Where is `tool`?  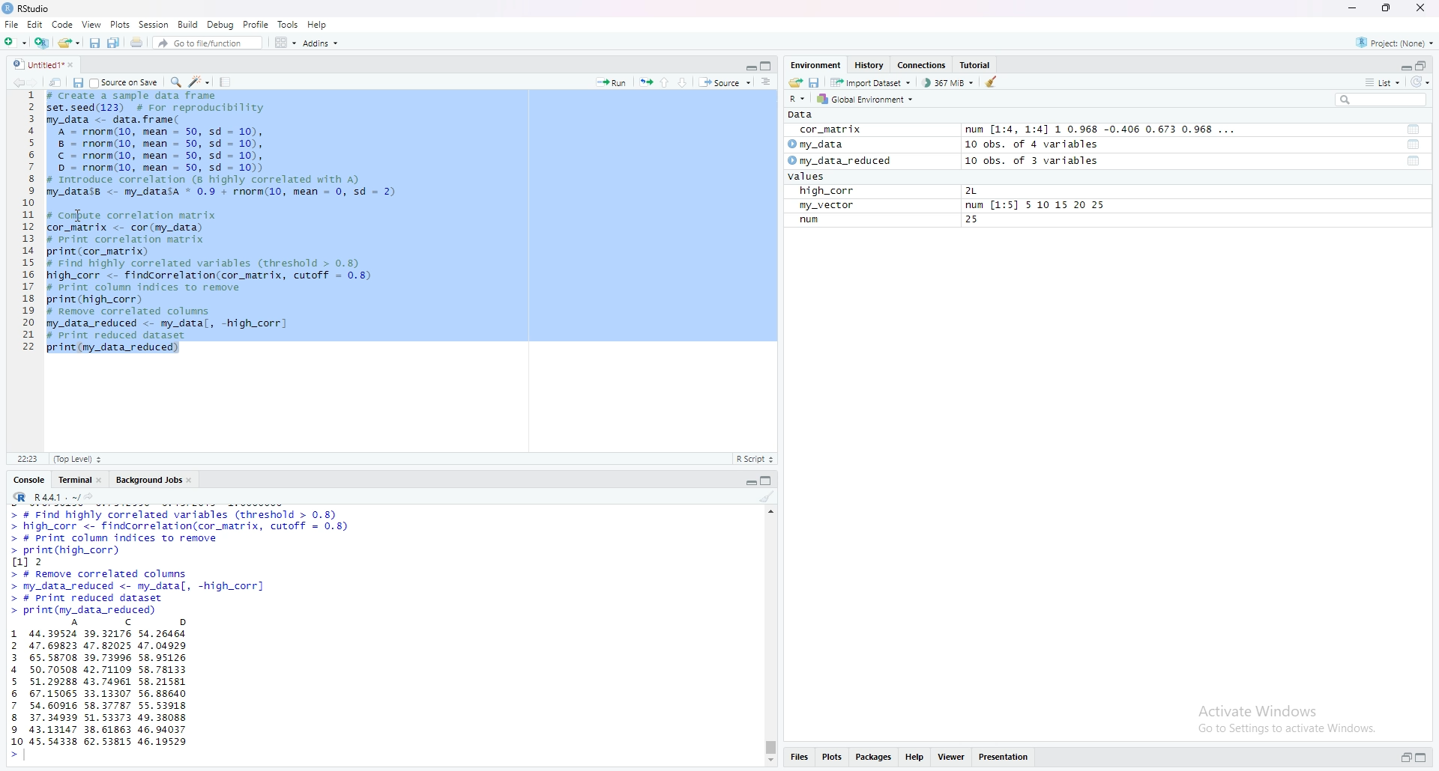
tool is located at coordinates (1414, 144).